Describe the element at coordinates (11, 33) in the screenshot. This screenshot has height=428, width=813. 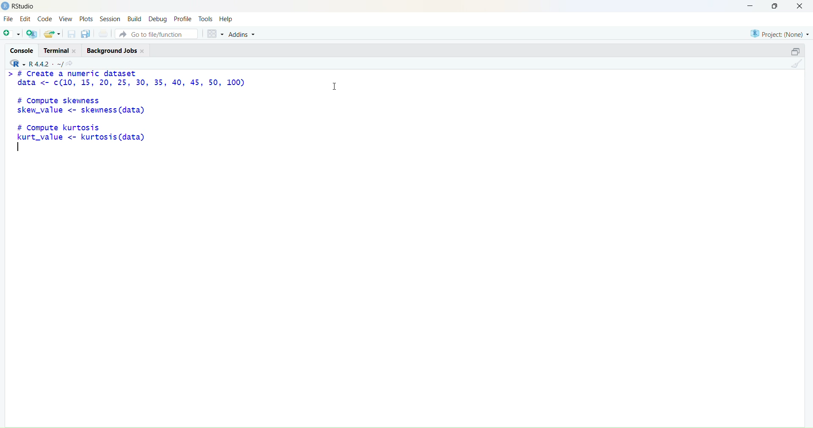
I see `New File` at that location.